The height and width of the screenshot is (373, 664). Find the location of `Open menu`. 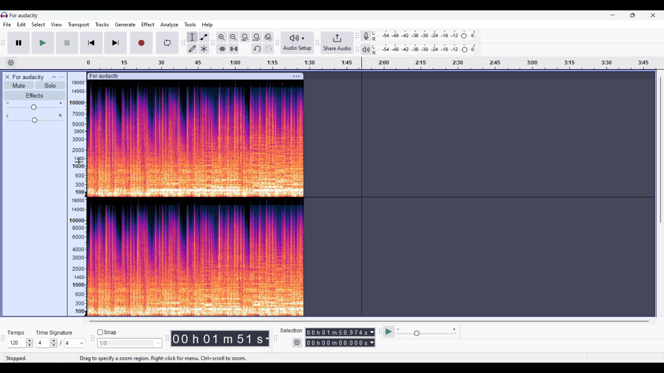

Open menu is located at coordinates (62, 77).